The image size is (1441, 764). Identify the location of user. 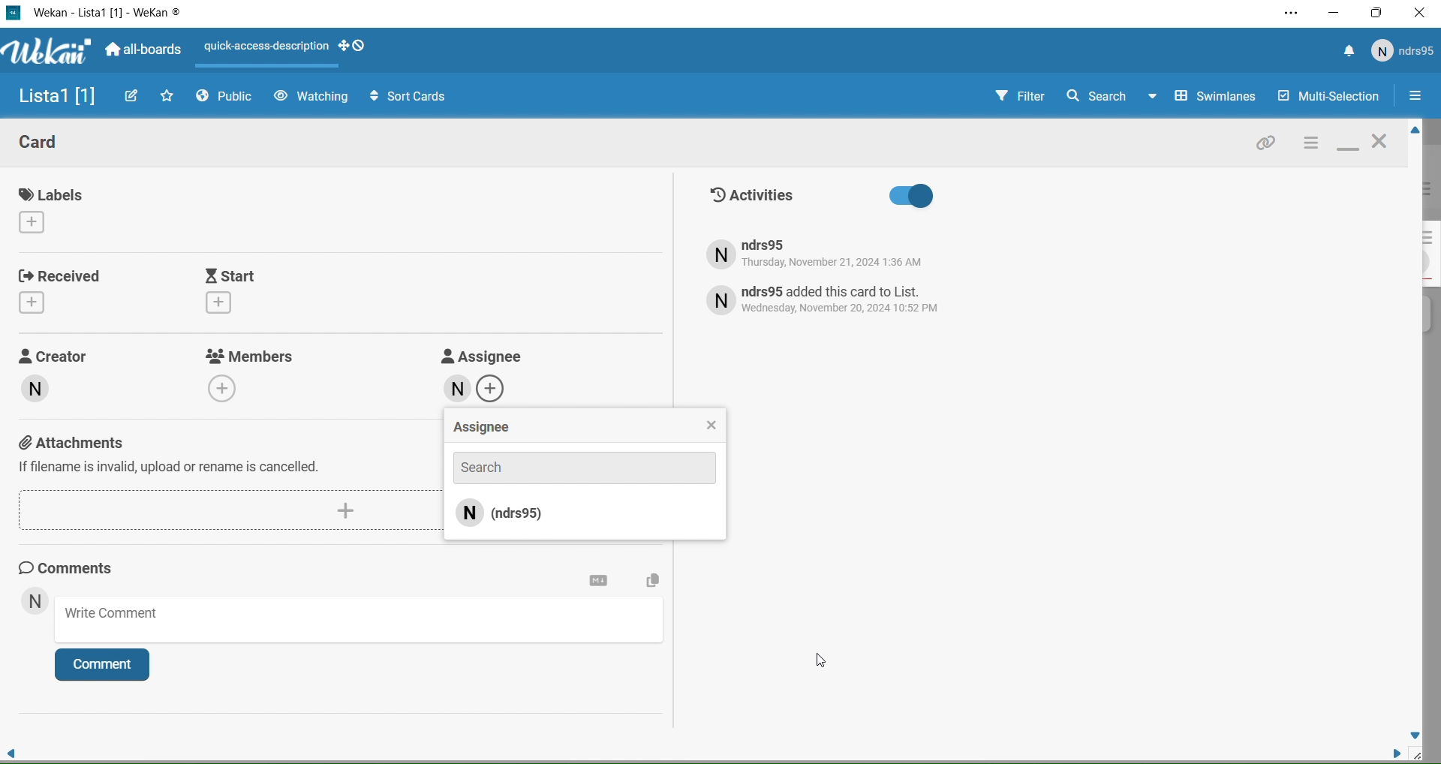
(587, 517).